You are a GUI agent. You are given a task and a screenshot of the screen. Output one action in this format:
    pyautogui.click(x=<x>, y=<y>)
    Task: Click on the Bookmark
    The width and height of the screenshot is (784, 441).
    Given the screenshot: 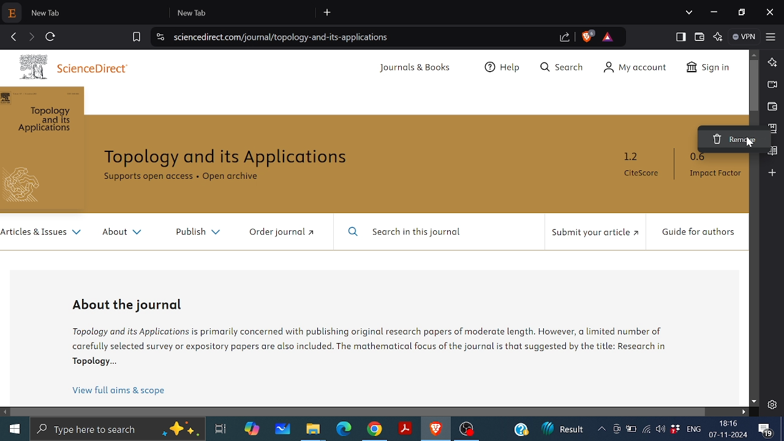 What is the action you would take?
    pyautogui.click(x=772, y=129)
    